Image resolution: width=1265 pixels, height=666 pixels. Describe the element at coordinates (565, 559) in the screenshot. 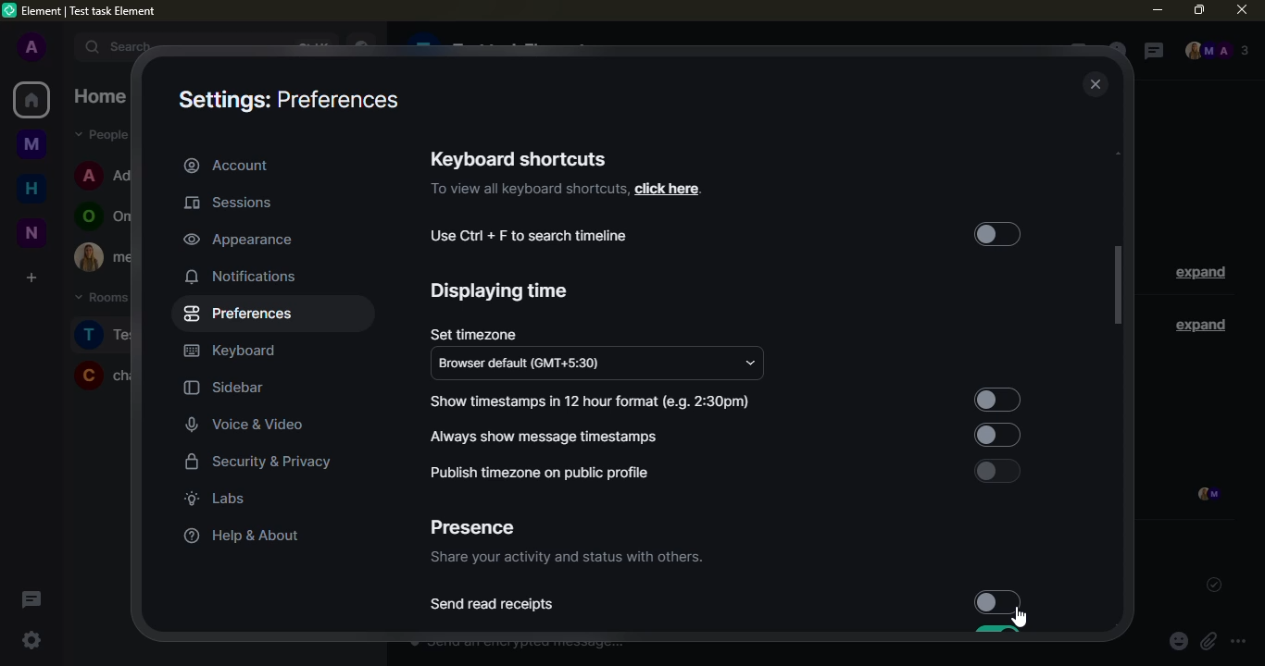

I see `info` at that location.